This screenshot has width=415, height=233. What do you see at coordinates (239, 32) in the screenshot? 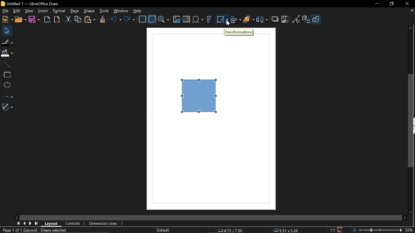
I see `Transformation` at bounding box center [239, 32].